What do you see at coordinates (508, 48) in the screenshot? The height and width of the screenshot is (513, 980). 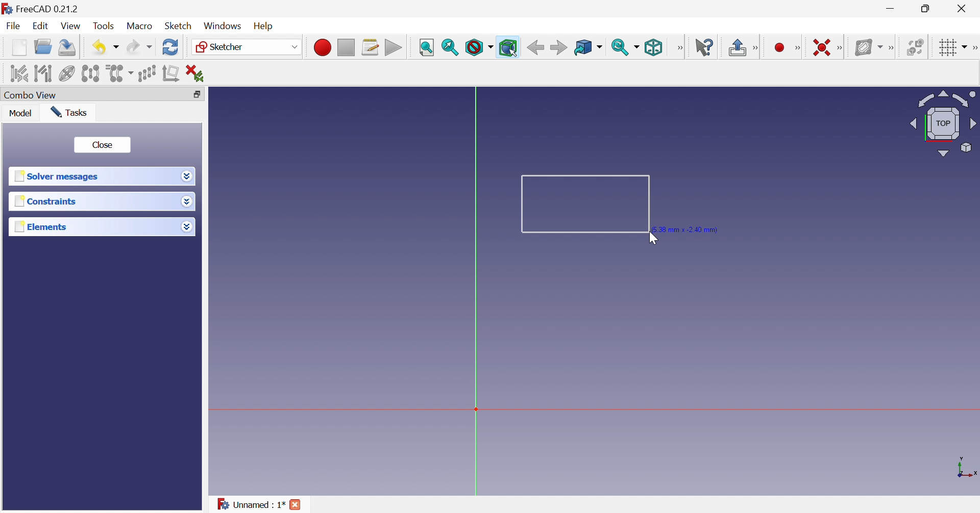 I see `Bounding box` at bounding box center [508, 48].